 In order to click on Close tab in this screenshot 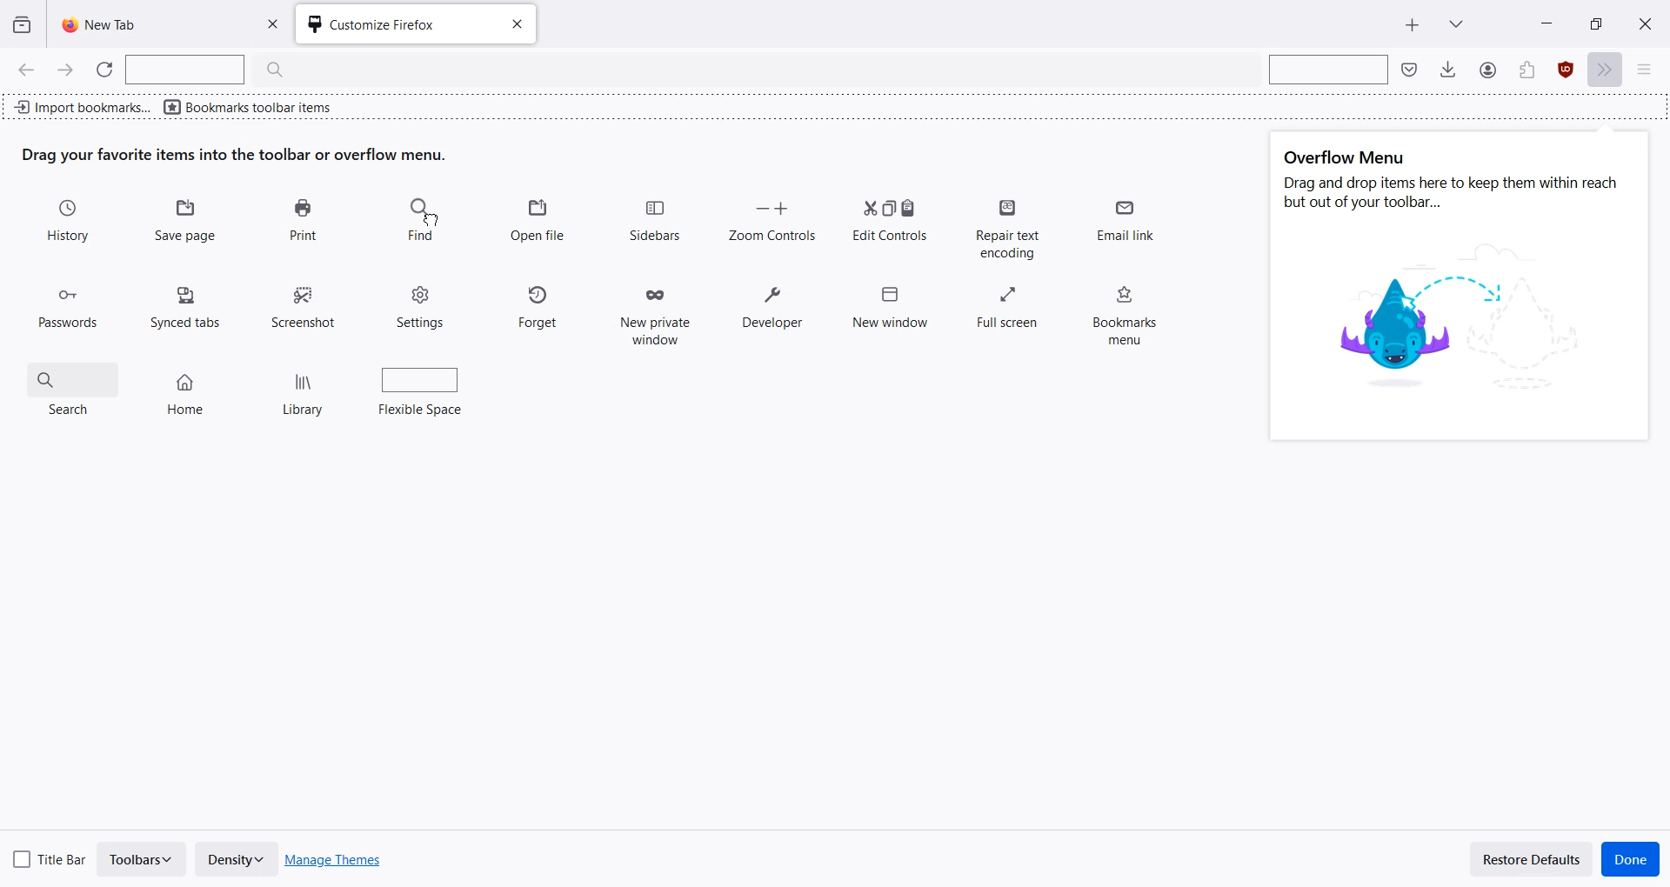, I will do `click(515, 26)`.